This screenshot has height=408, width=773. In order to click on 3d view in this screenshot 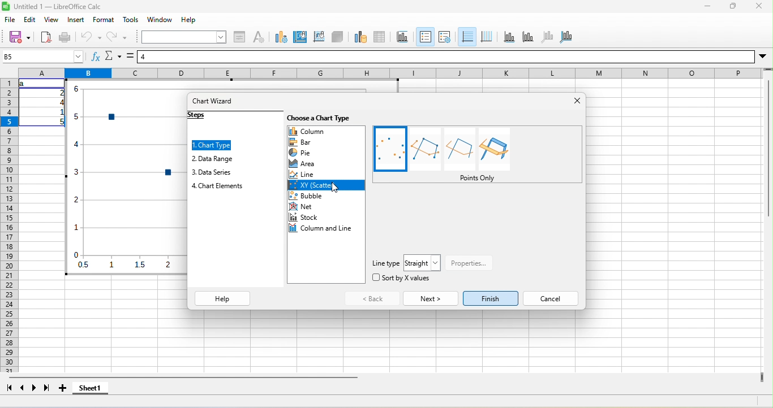, I will do `click(337, 38)`.